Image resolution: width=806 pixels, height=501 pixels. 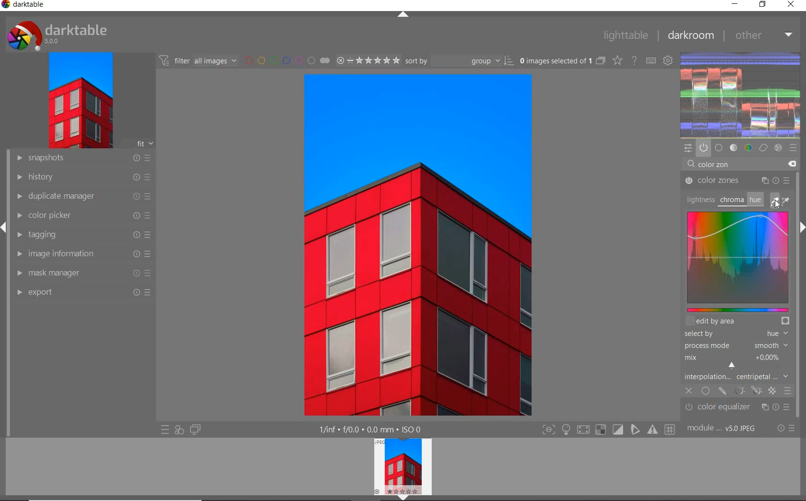 What do you see at coordinates (567, 431) in the screenshot?
I see `highlight` at bounding box center [567, 431].